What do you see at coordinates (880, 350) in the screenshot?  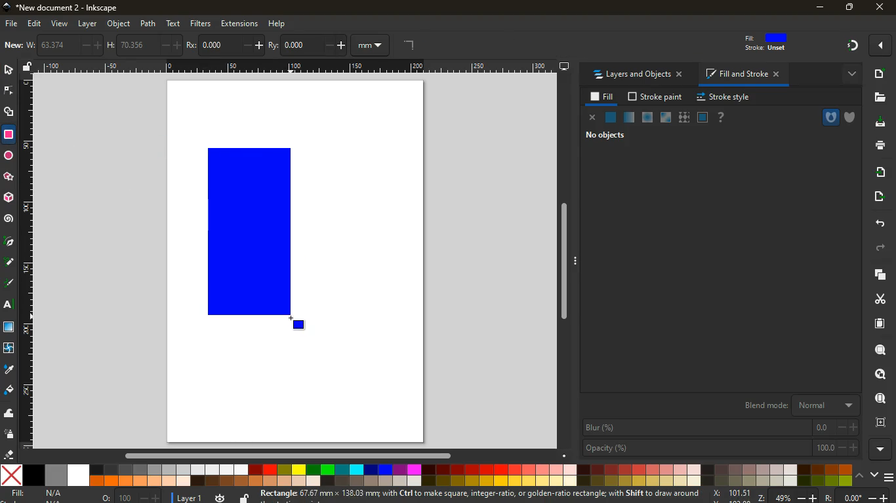 I see `search` at bounding box center [880, 350].